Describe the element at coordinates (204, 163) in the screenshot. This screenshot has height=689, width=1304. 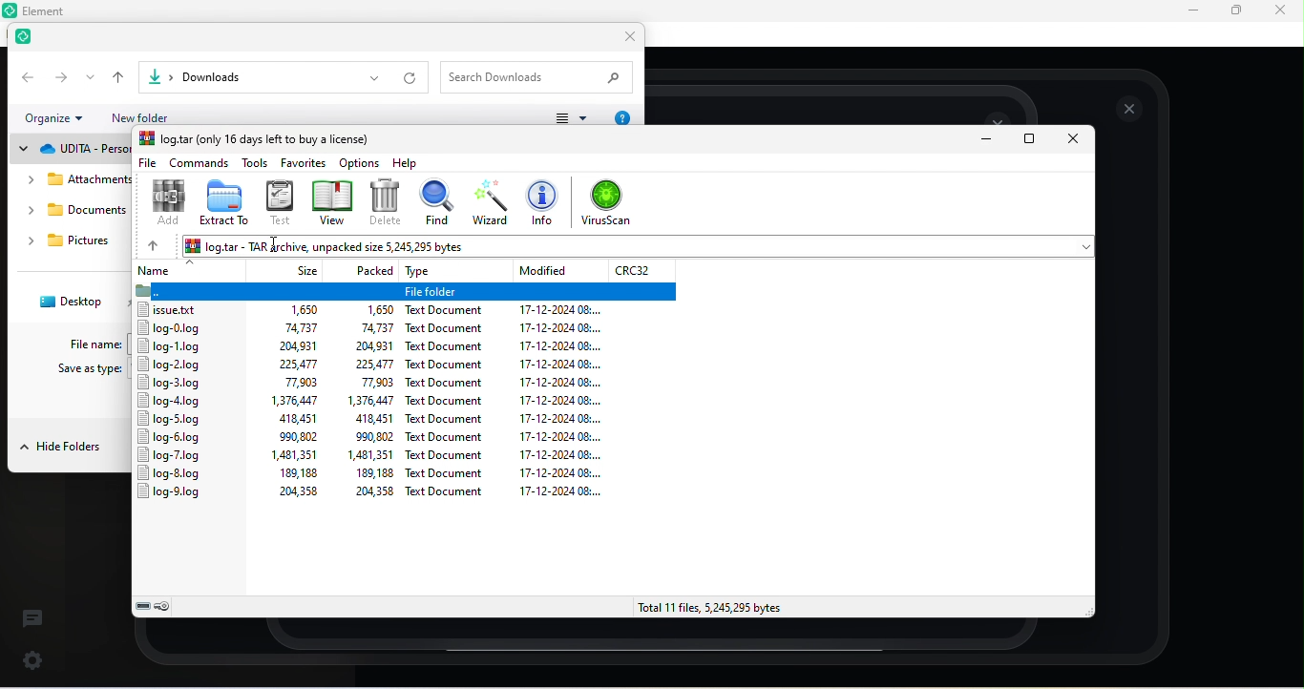
I see `commands` at that location.